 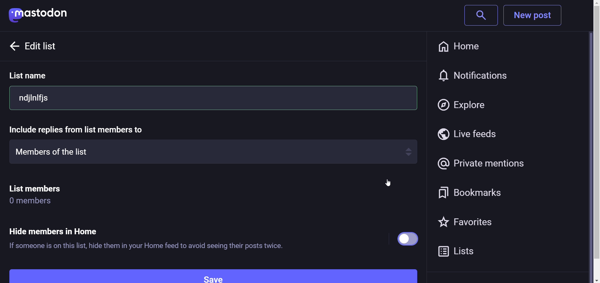 I want to click on back, so click(x=13, y=45).